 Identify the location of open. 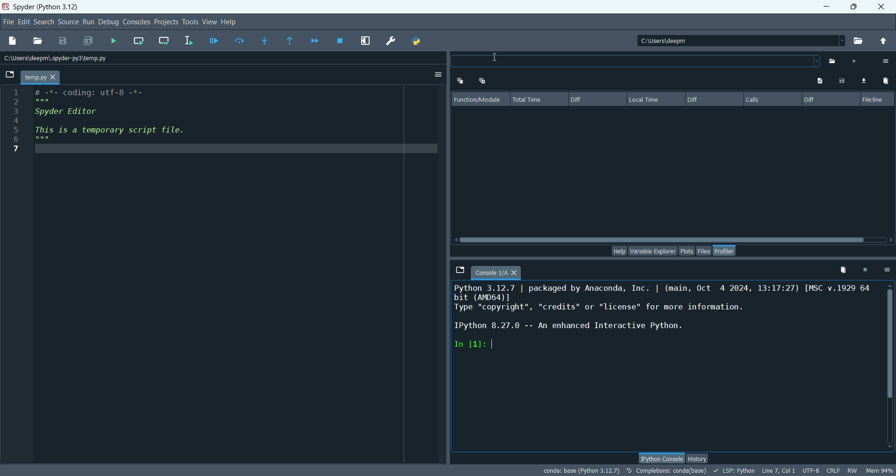
(40, 41).